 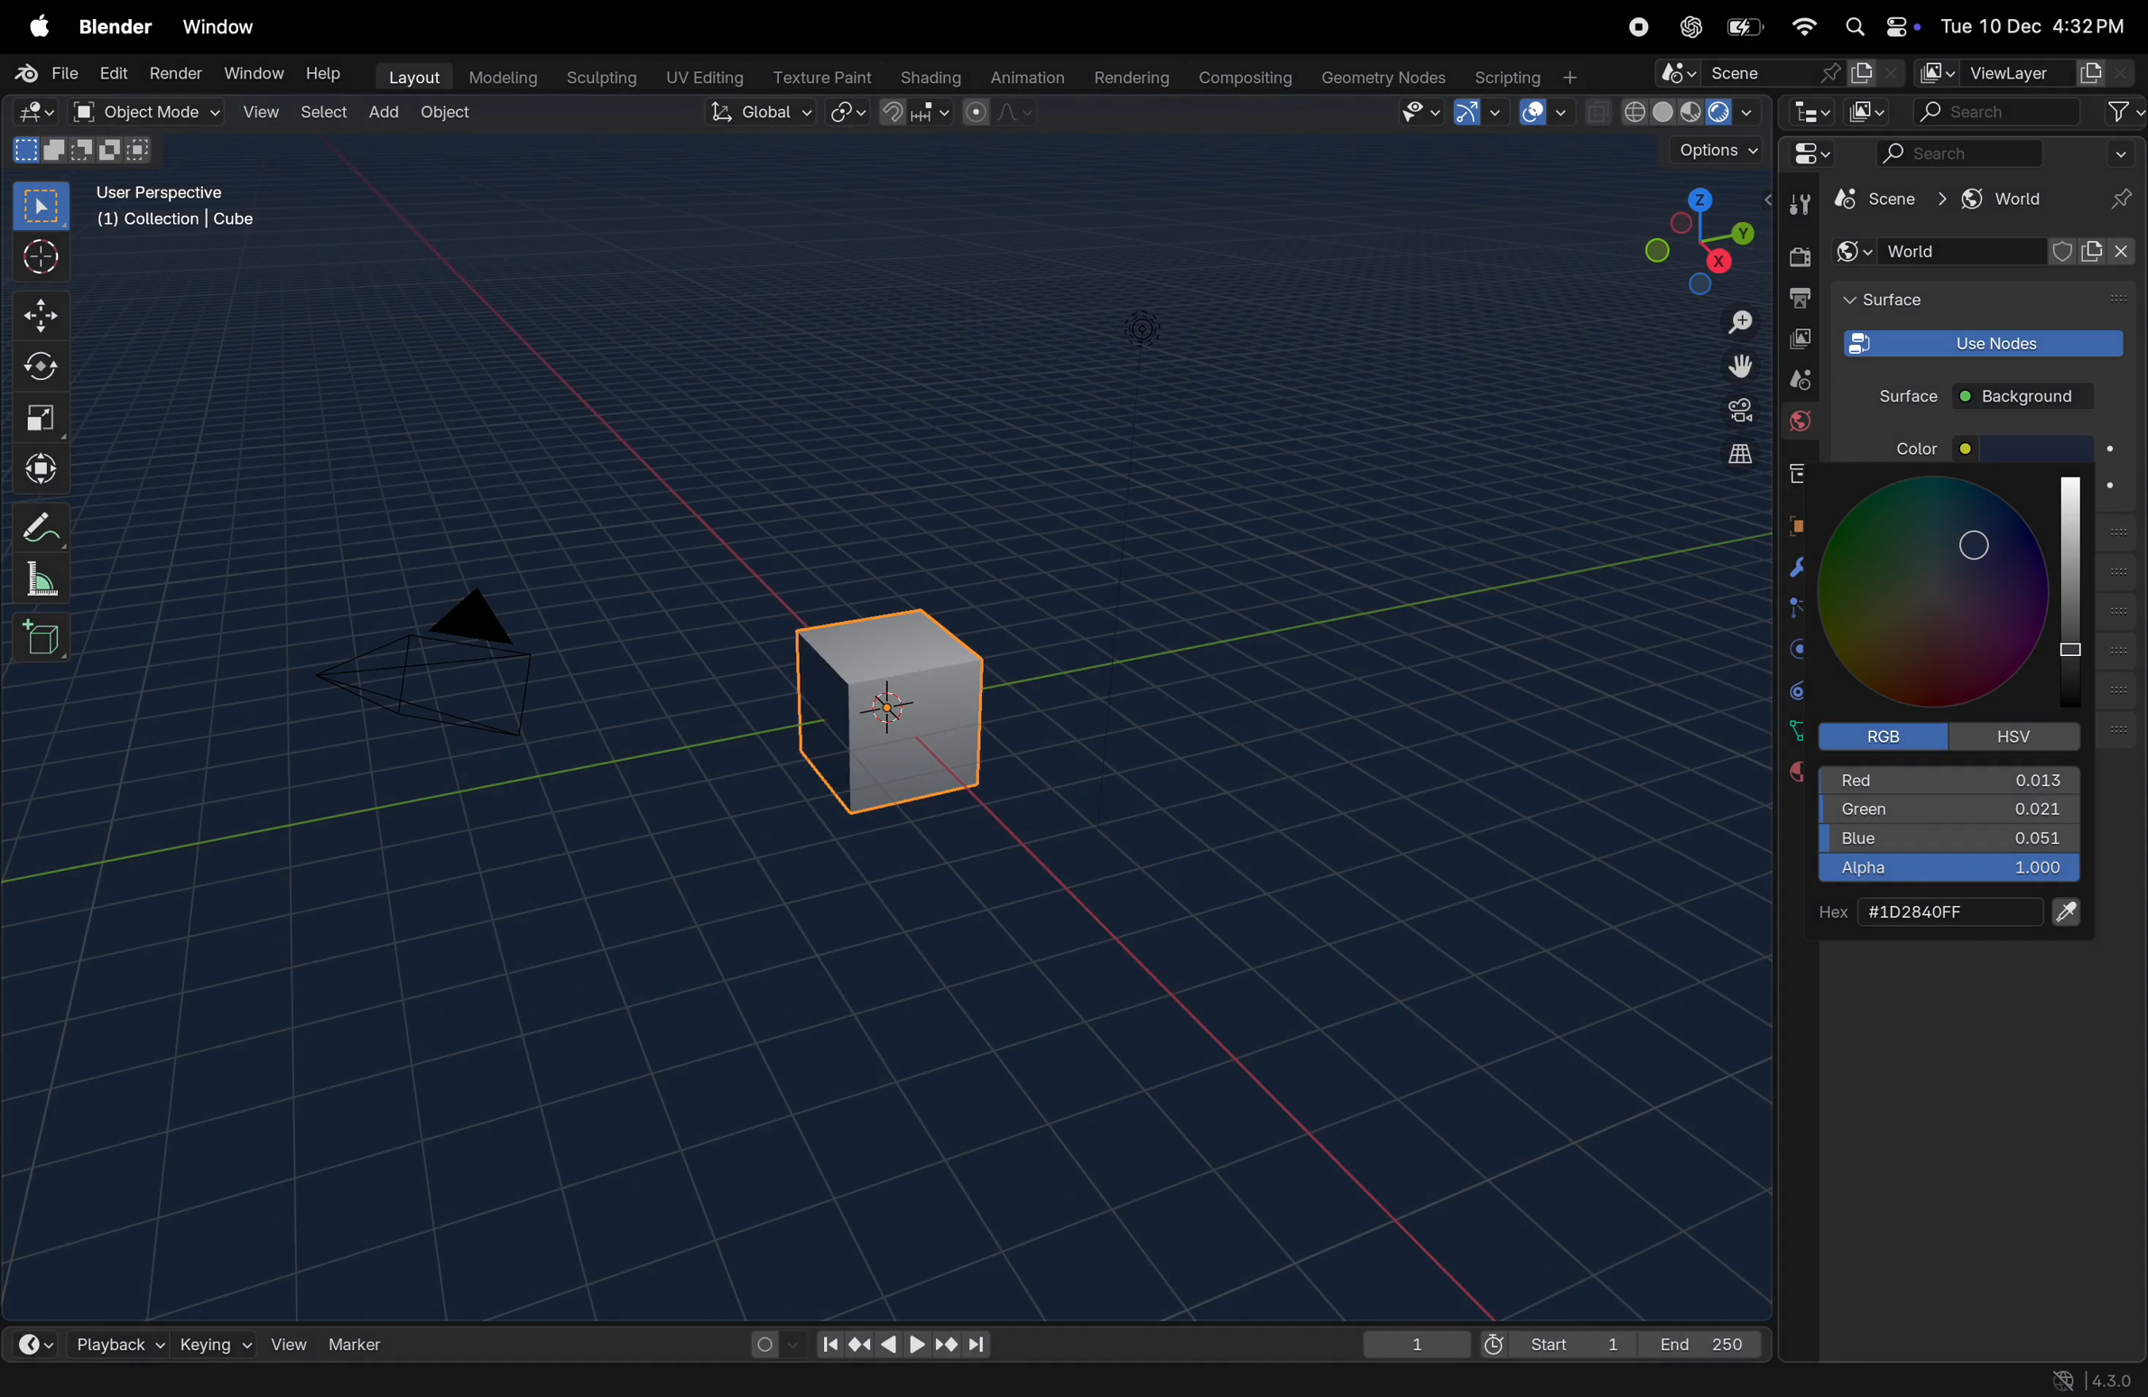 I want to click on physics, so click(x=1795, y=650).